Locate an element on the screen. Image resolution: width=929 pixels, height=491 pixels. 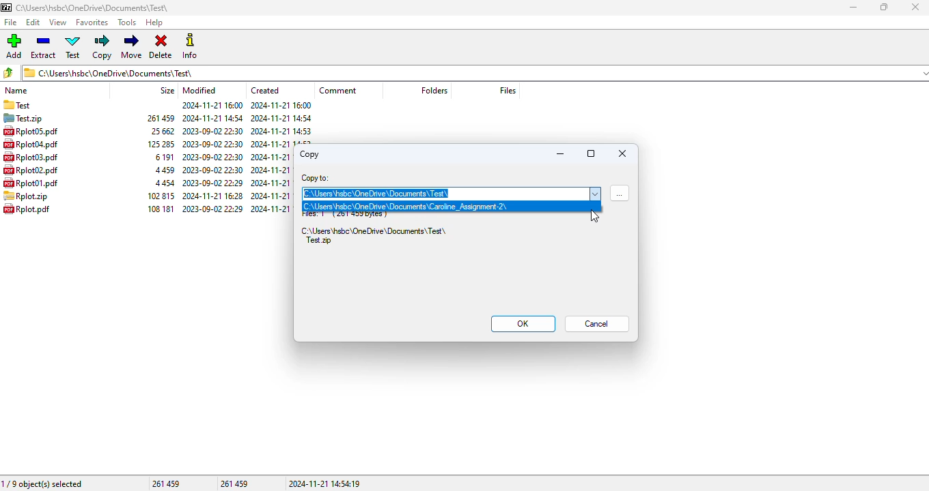
favorites is located at coordinates (92, 23).